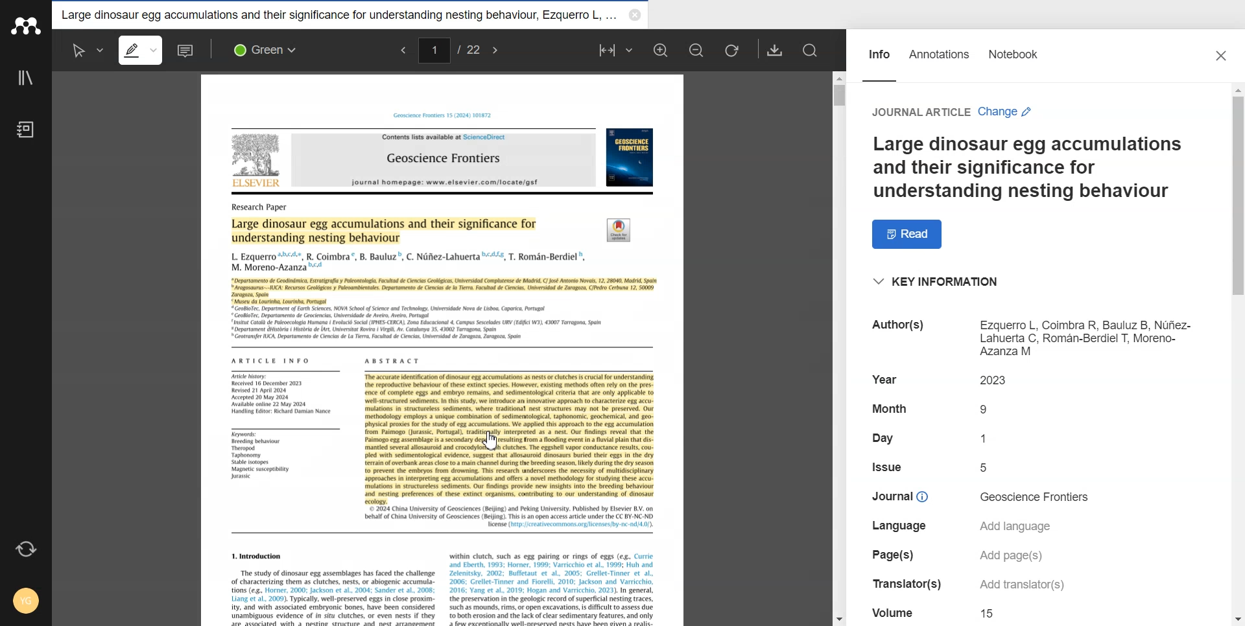 The height and width of the screenshot is (626, 1245). What do you see at coordinates (1005, 112) in the screenshot?
I see `change` at bounding box center [1005, 112].